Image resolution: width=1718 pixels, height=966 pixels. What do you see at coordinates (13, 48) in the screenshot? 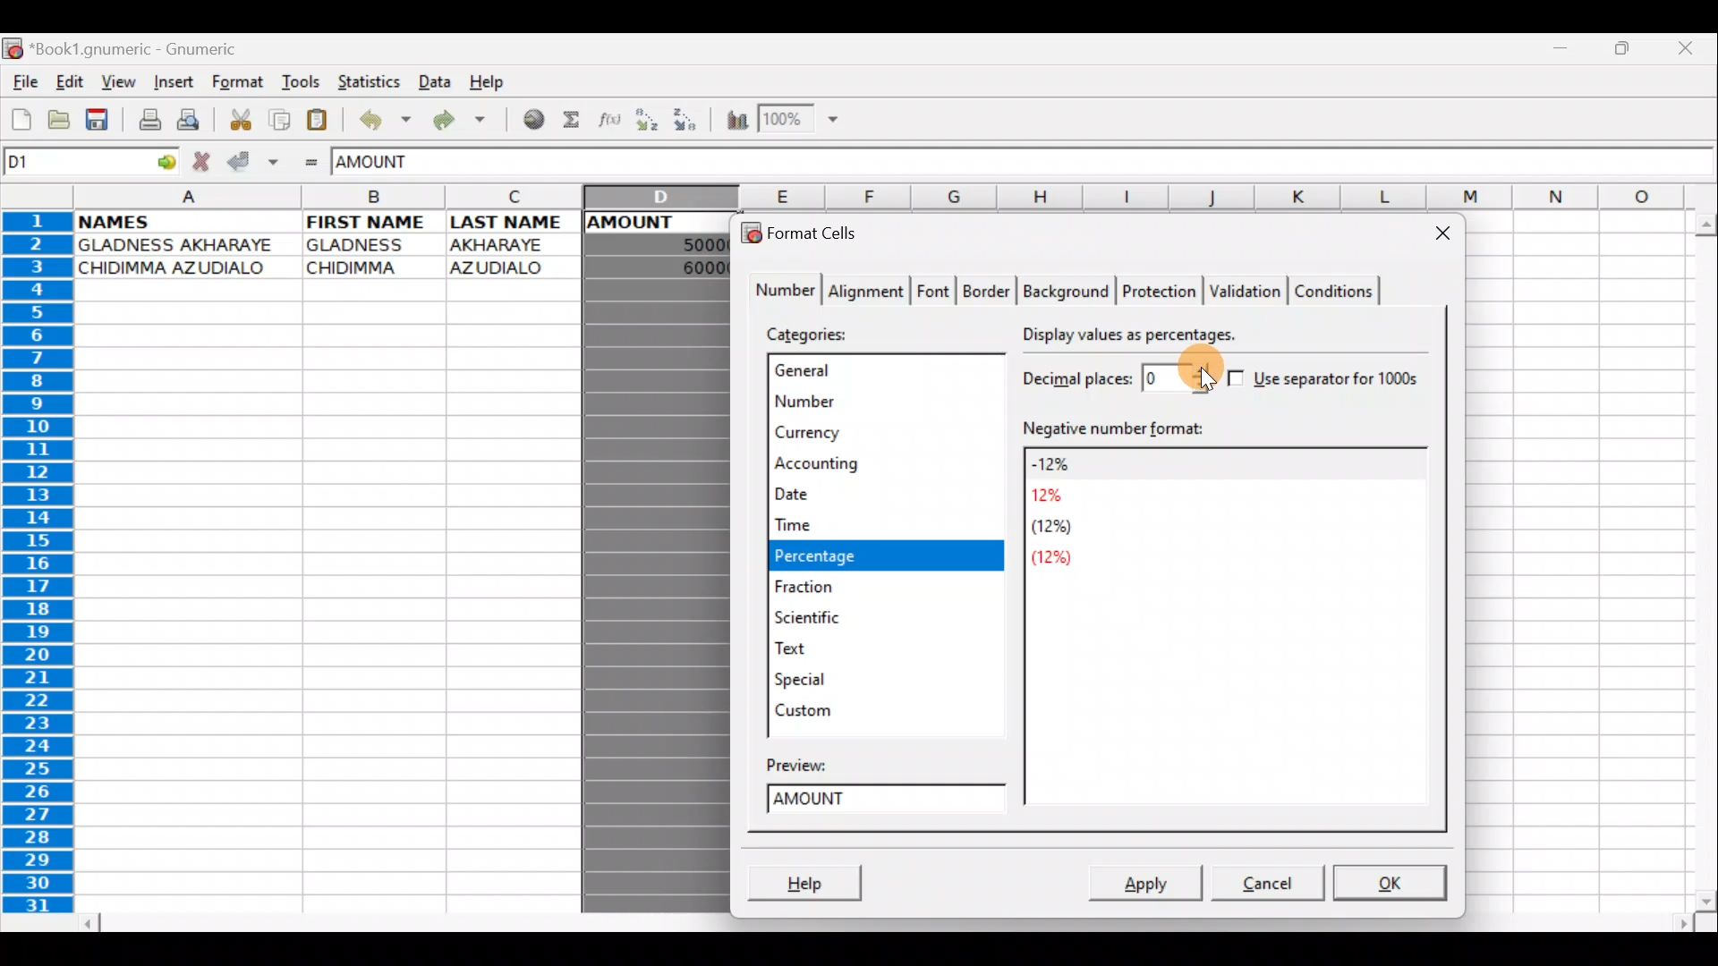
I see `Gnumeric logo` at bounding box center [13, 48].